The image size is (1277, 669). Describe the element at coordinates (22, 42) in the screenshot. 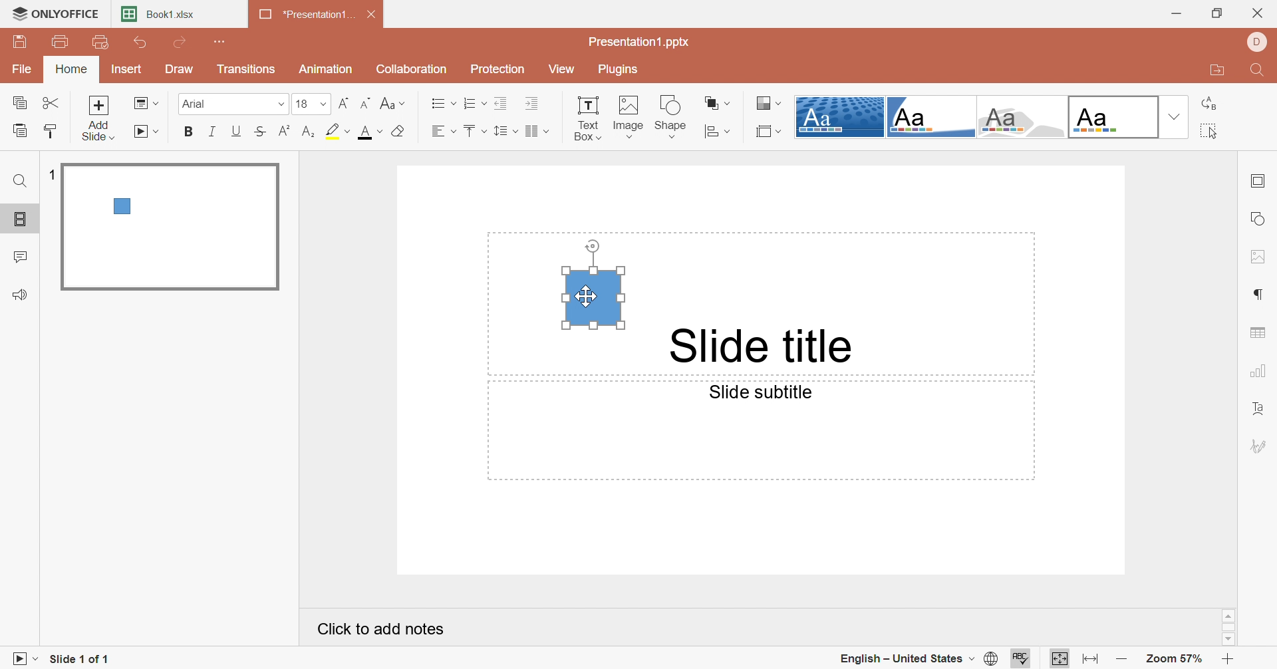

I see `Save` at that location.